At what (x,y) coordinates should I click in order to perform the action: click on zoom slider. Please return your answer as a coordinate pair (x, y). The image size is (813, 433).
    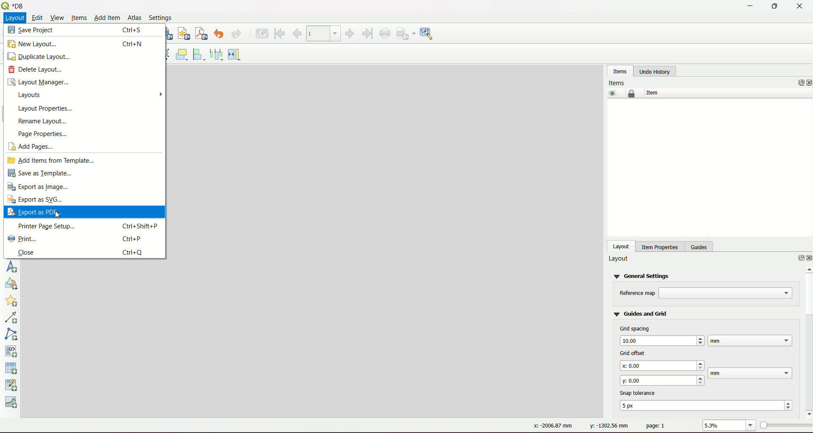
    Looking at the image, I should click on (785, 425).